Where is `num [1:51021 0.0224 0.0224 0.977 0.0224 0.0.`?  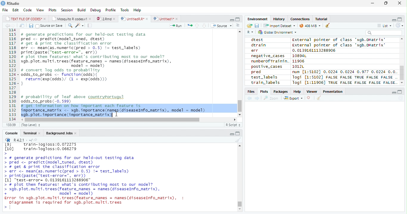 num [1:51021 0.0224 0.0224 0.977 0.0224 0.0. is located at coordinates (344, 71).